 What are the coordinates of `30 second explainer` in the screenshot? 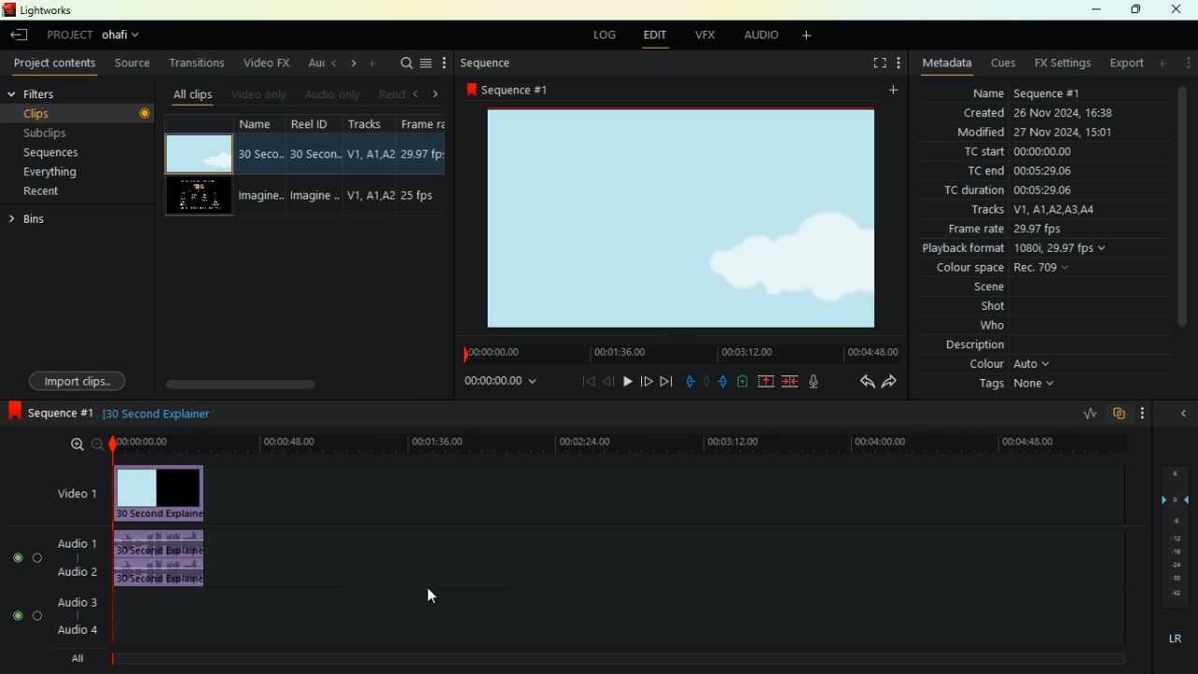 It's located at (160, 412).